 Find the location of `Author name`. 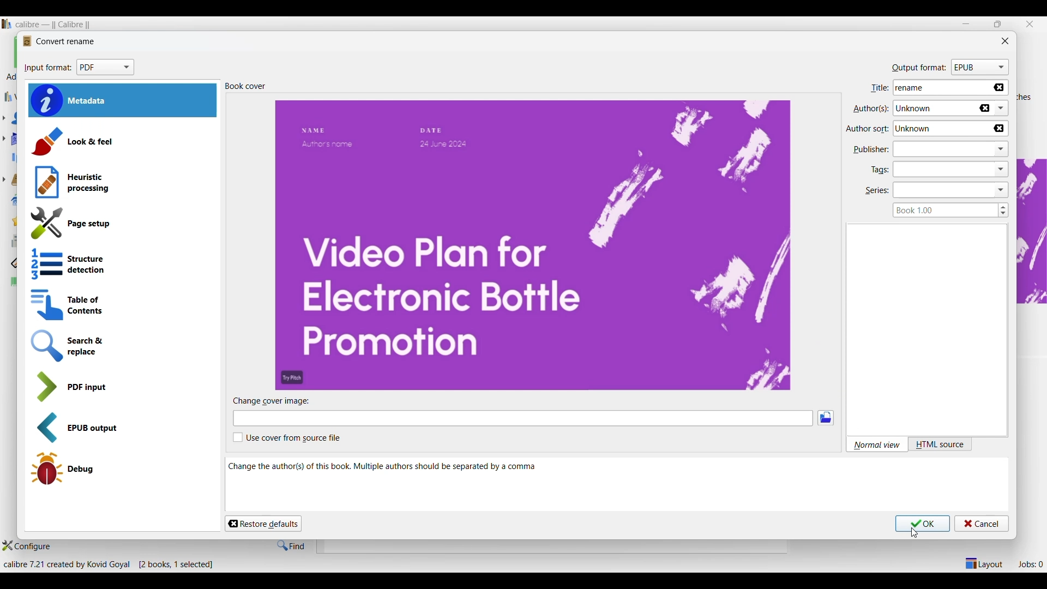

Author name is located at coordinates (934, 107).